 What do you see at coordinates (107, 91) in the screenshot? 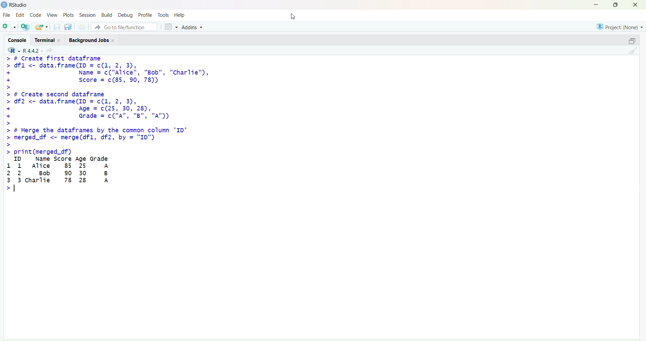
I see `# Create Tirst dataframe
dfl <- data.frame(ID = c(1, 2, 3),
Name = c("Alice", "Bob", "Char
Score = c(85, 90, 78))
# Create second dataframe
df2 <- data.frame(ID = c(1, 2, 3),
Age = c(25, 30, 28),
Grade = c("A", "B", "A"))` at bounding box center [107, 91].